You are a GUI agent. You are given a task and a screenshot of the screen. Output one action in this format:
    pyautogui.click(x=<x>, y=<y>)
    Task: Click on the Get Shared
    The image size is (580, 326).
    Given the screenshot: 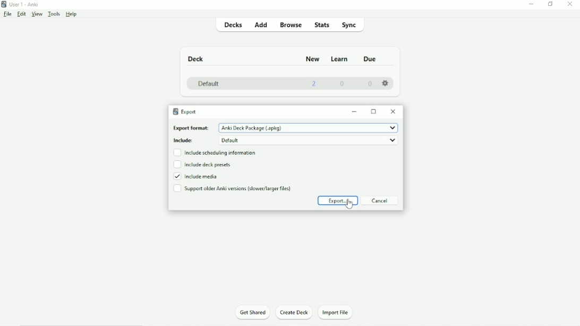 What is the action you would take?
    pyautogui.click(x=253, y=312)
    